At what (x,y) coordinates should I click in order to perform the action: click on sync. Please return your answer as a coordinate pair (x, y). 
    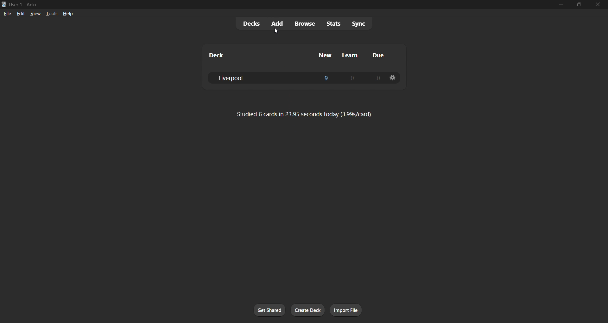
    Looking at the image, I should click on (358, 24).